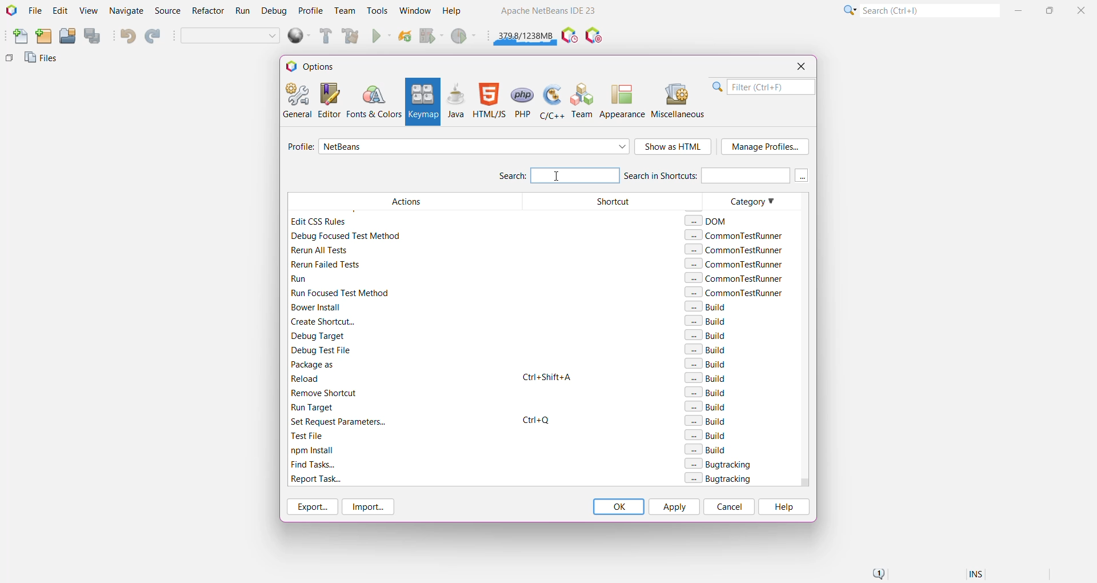 The image size is (1097, 583). I want to click on Keyboard Shortcut set for Build Action, so click(547, 432).